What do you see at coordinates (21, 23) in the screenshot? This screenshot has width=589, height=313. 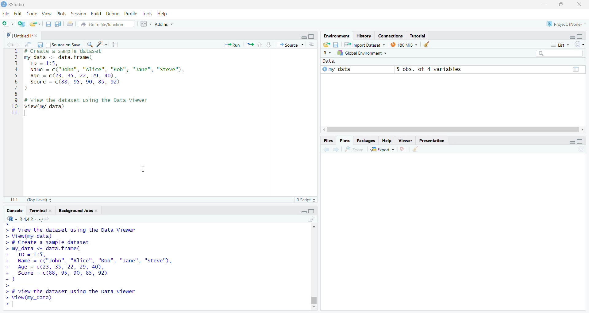 I see `Create a Project` at bounding box center [21, 23].